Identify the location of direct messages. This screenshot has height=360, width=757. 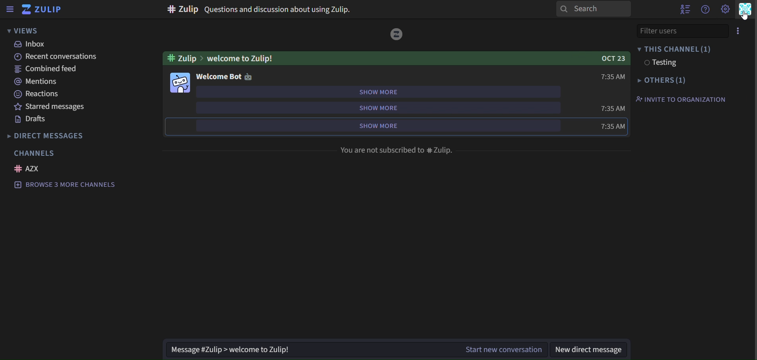
(57, 135).